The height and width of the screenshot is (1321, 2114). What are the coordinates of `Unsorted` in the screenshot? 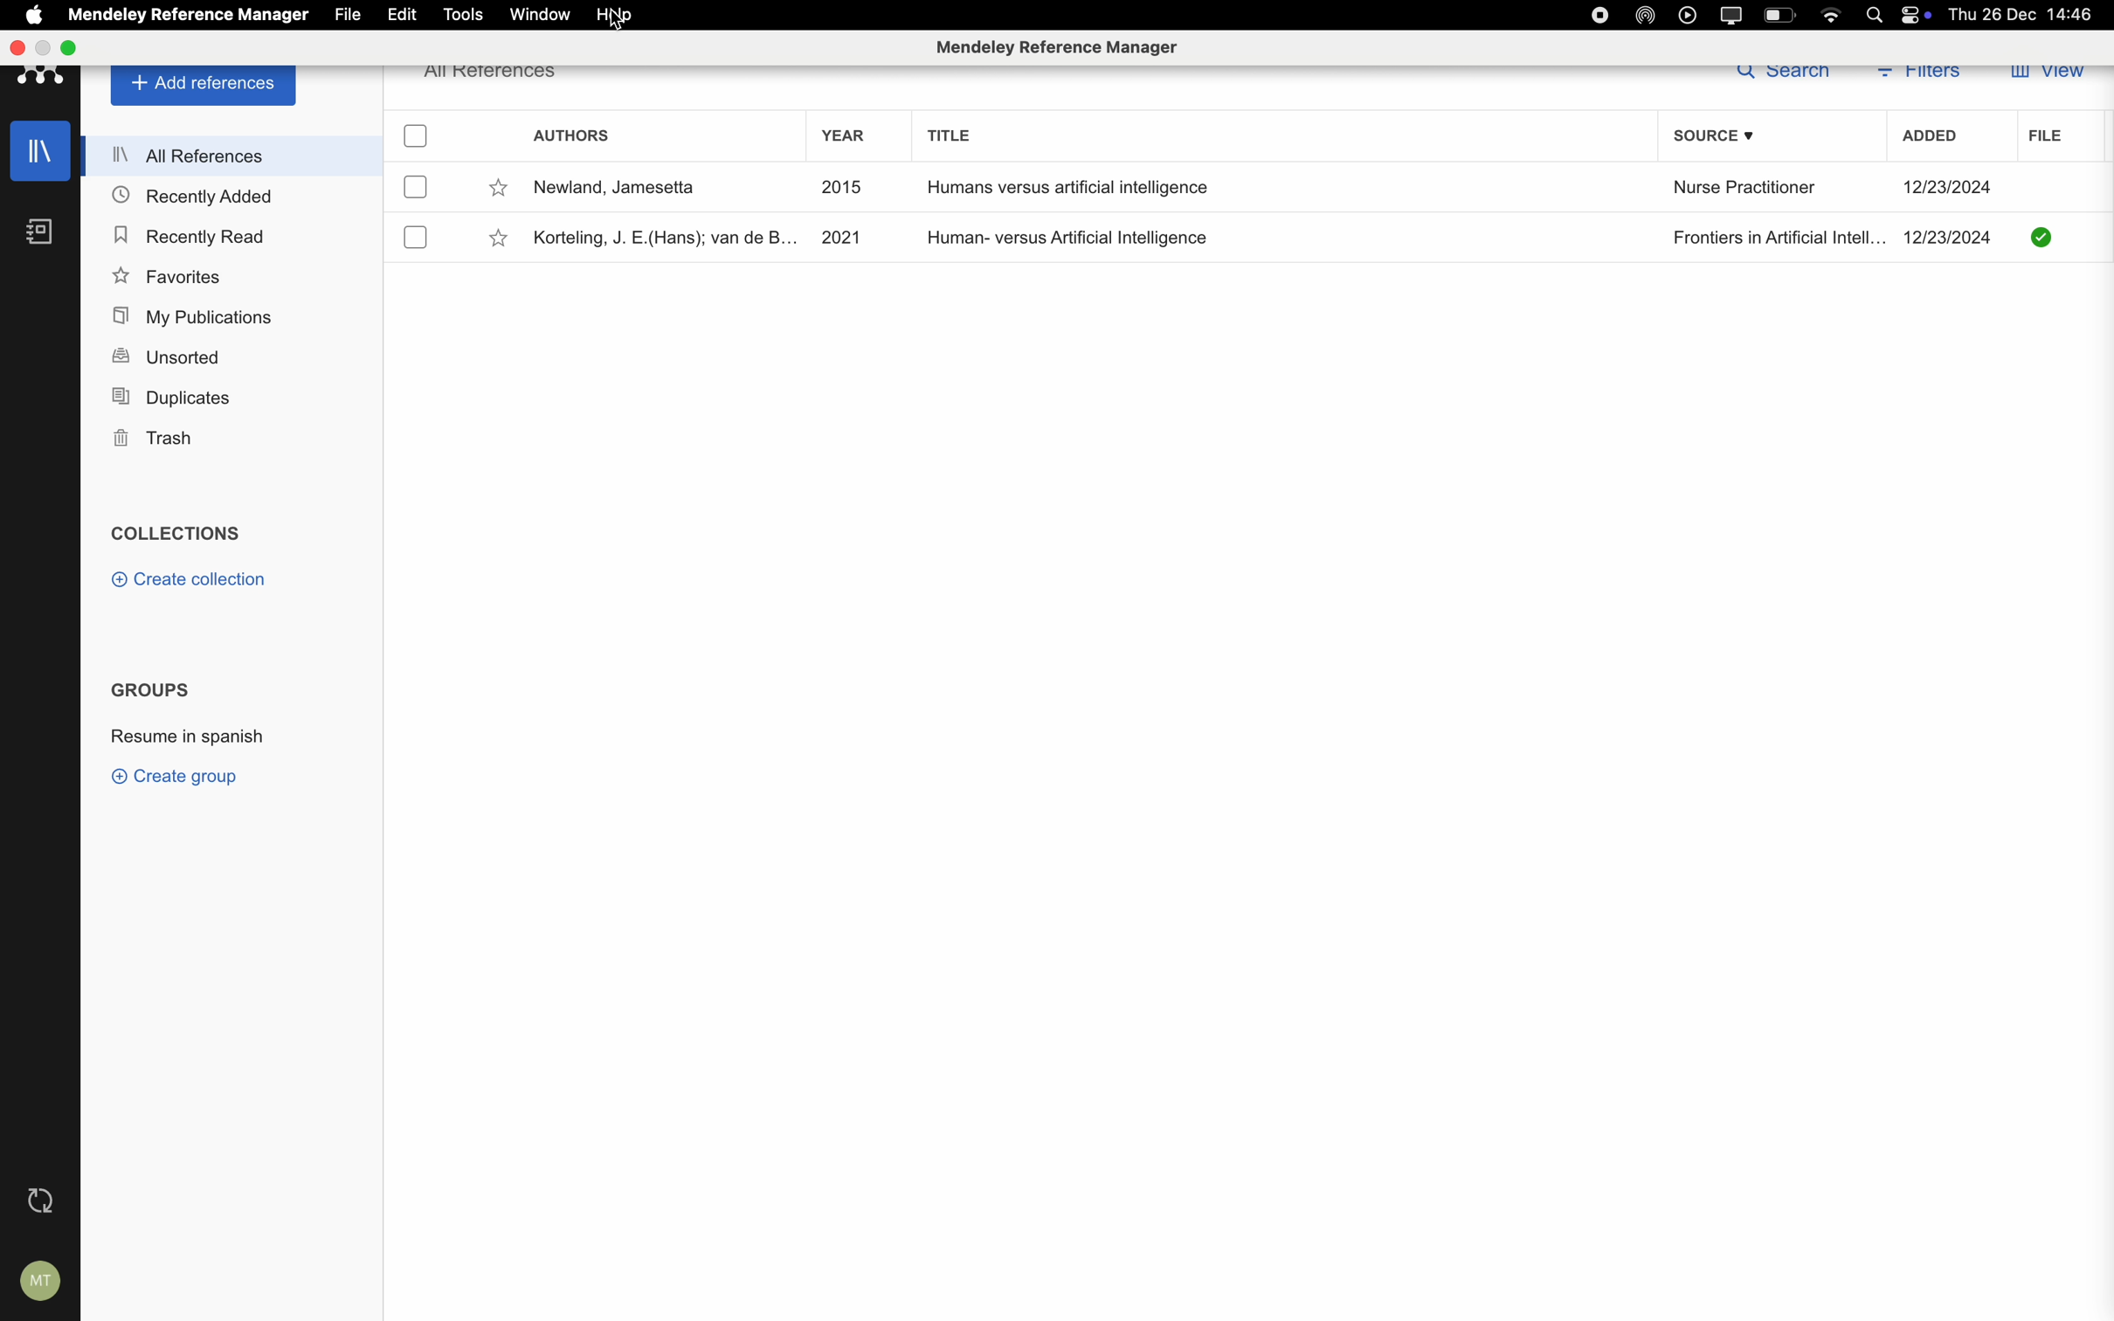 It's located at (167, 357).